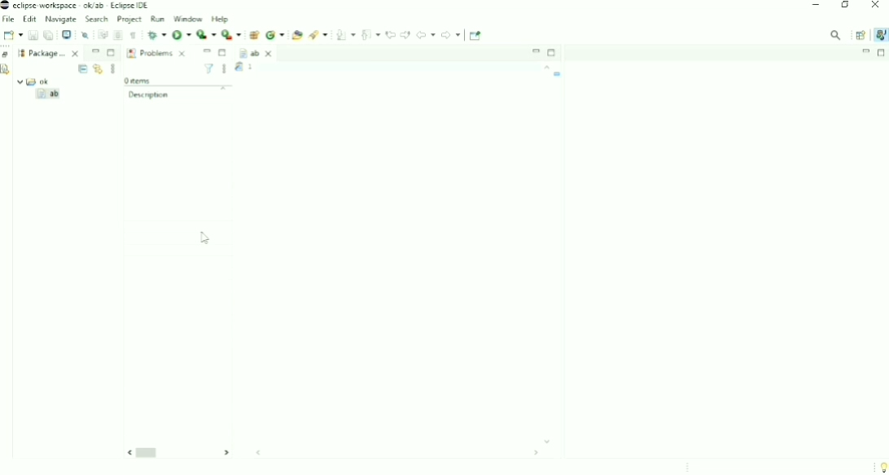  Describe the element at coordinates (451, 35) in the screenshot. I see `Forward` at that location.